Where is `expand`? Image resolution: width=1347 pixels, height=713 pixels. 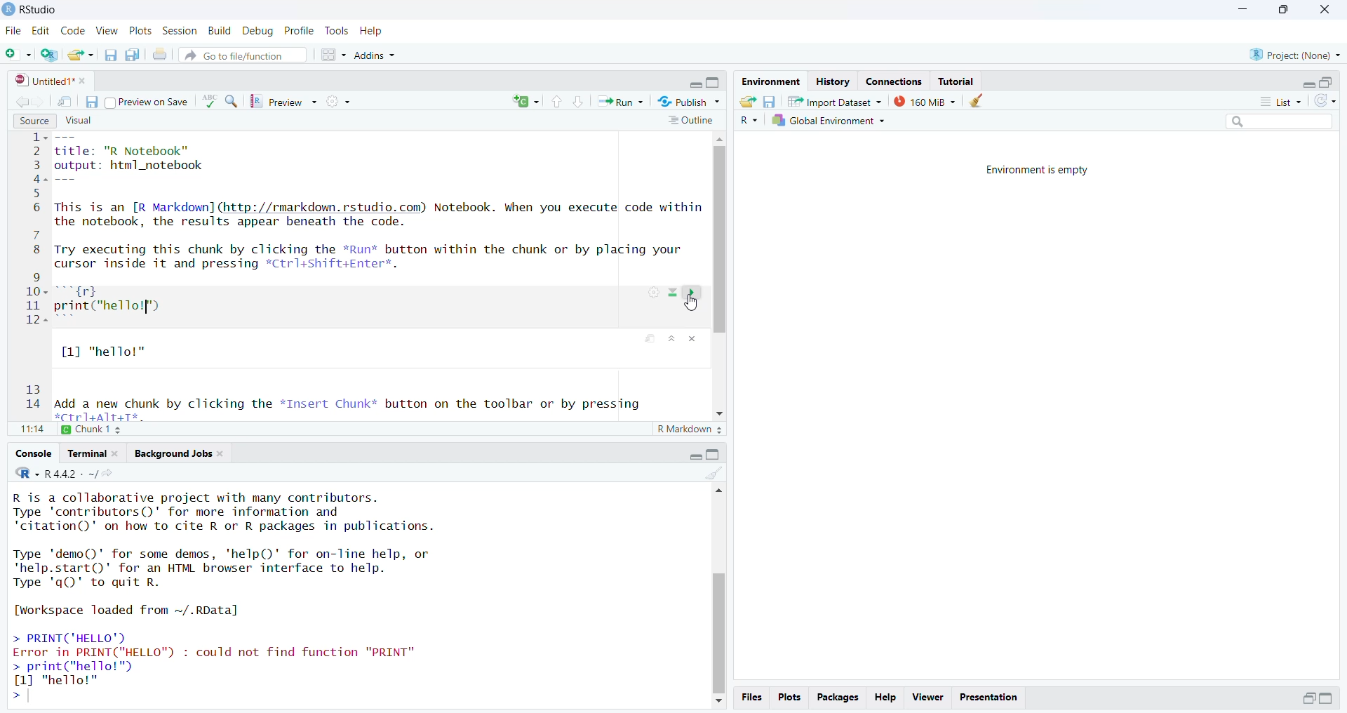 expand is located at coordinates (693, 85).